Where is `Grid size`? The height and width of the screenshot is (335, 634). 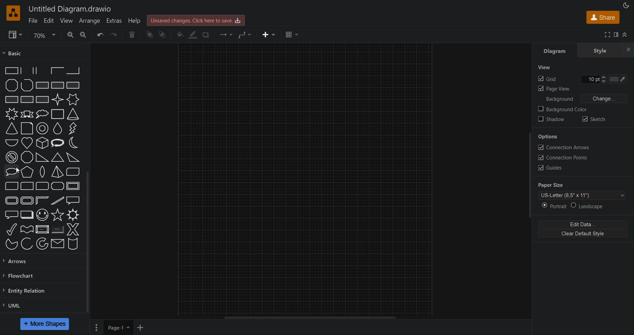 Grid size is located at coordinates (592, 79).